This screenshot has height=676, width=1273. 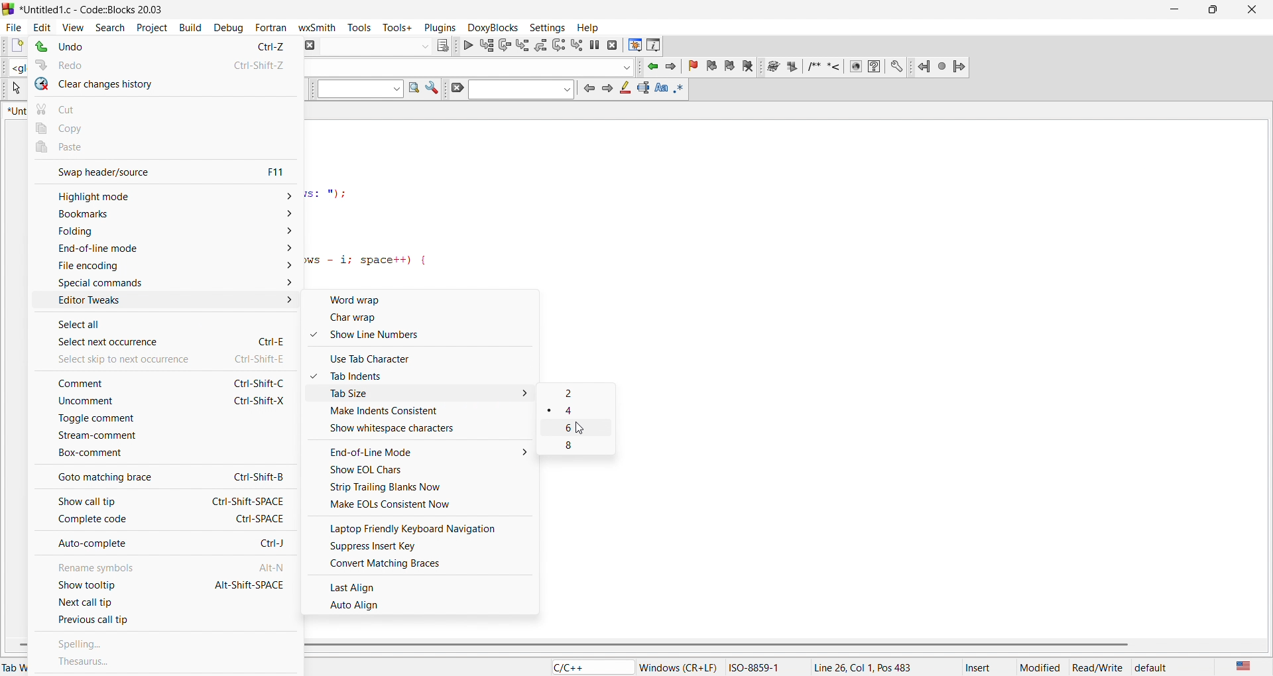 What do you see at coordinates (163, 195) in the screenshot?
I see `highlight mode ` at bounding box center [163, 195].